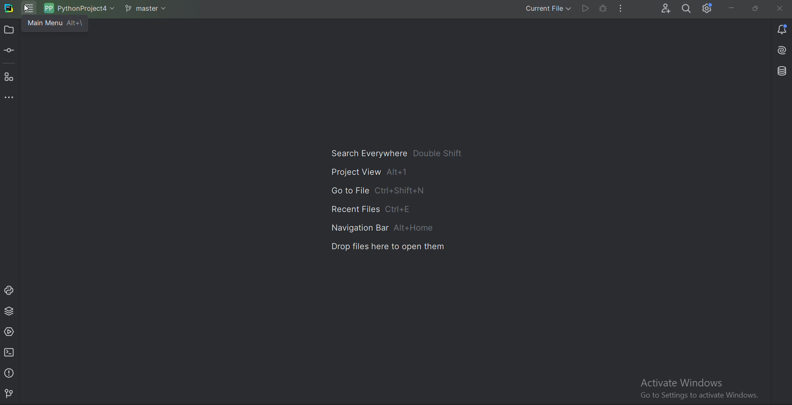 This screenshot has height=405, width=792. I want to click on Project, so click(9, 31).